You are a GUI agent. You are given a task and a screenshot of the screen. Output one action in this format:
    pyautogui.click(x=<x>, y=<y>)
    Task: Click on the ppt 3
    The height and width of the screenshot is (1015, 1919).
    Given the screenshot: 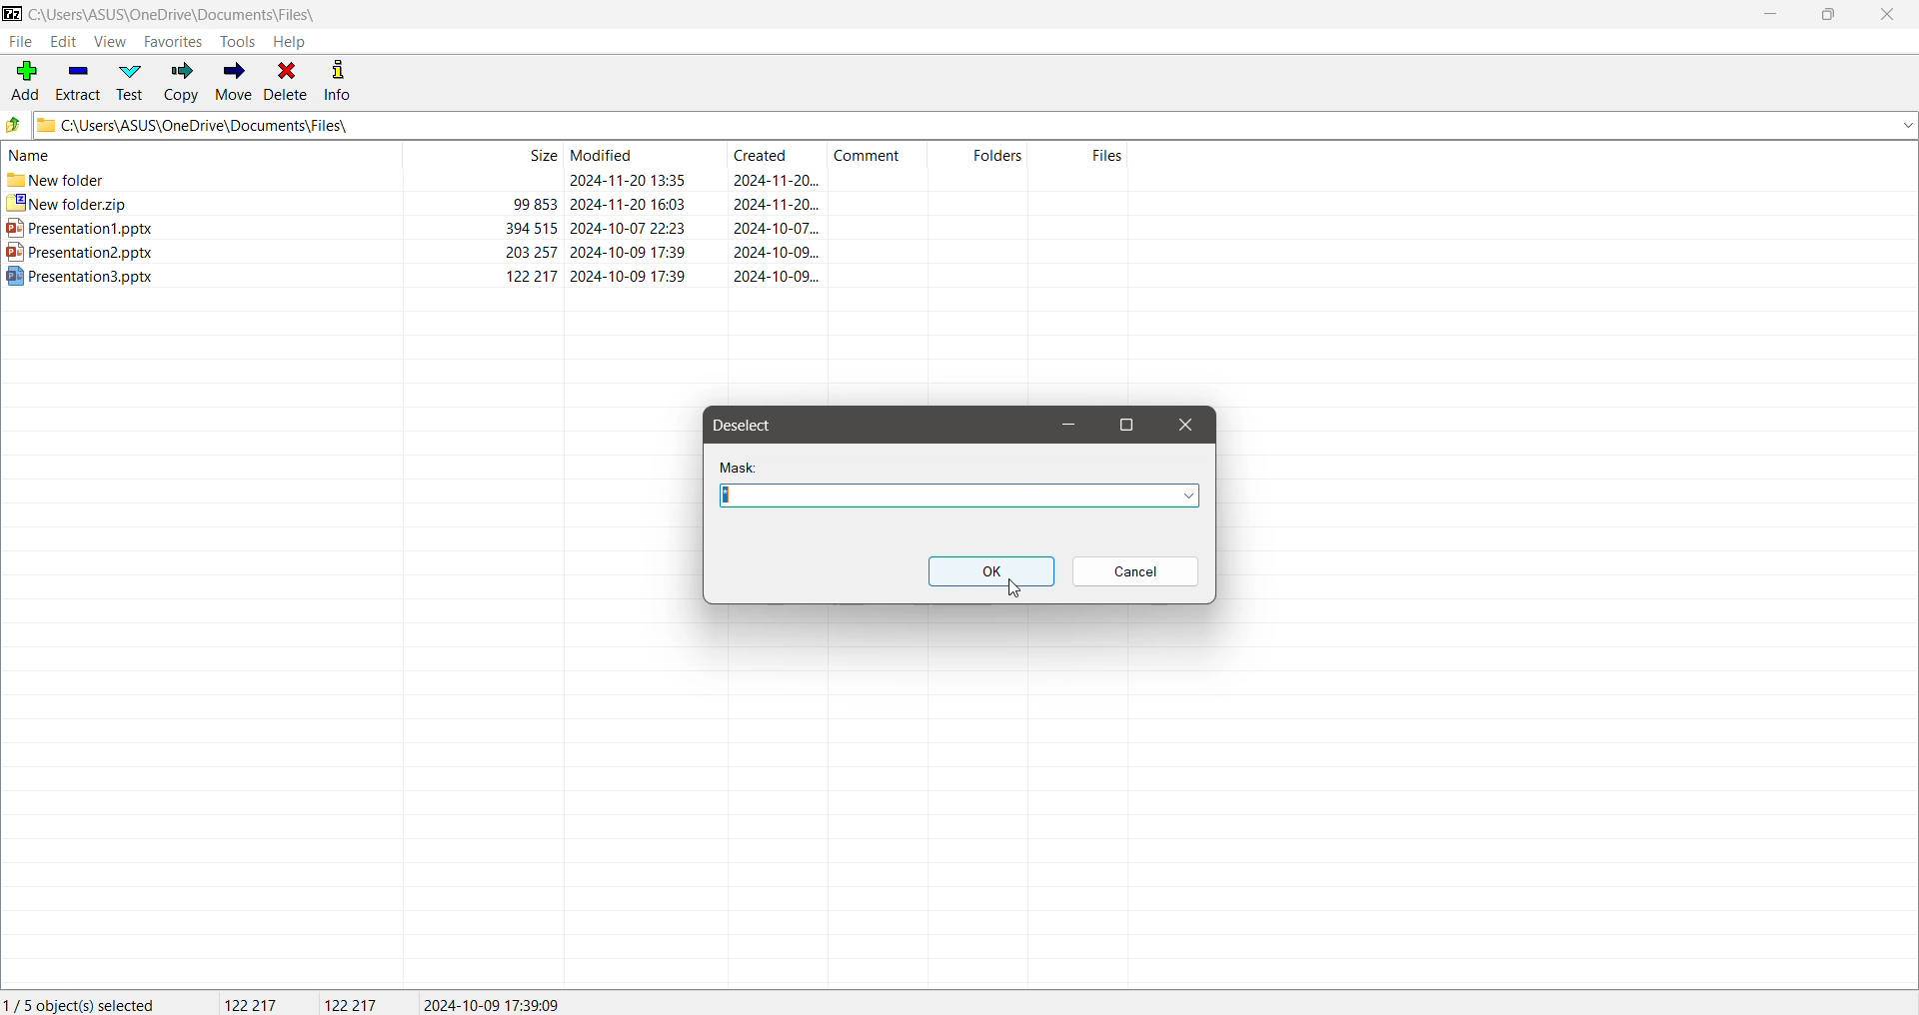 What is the action you would take?
    pyautogui.click(x=565, y=276)
    